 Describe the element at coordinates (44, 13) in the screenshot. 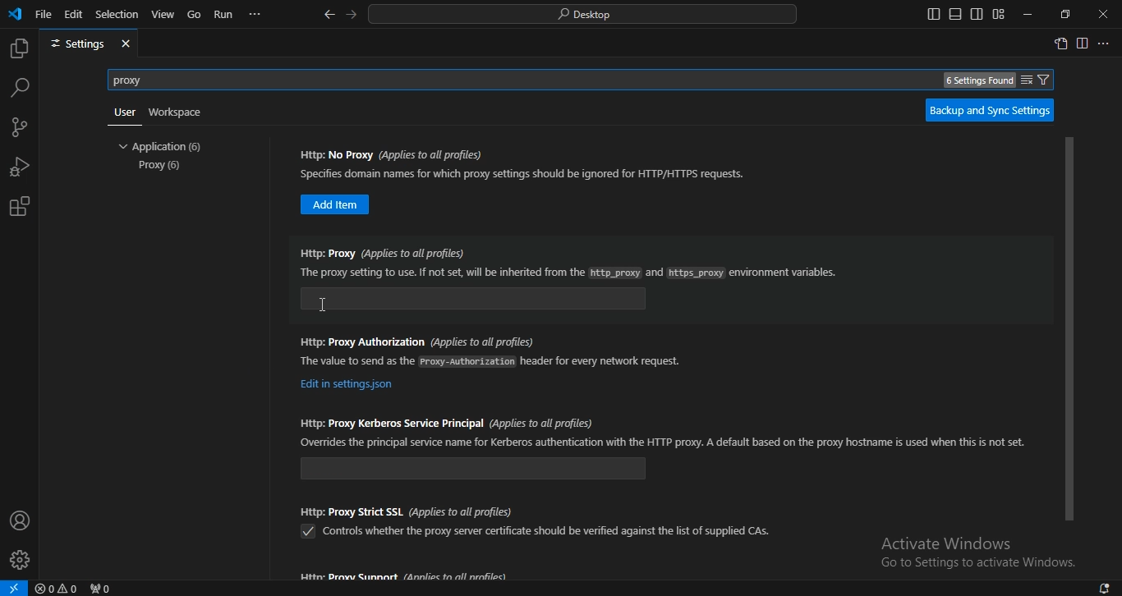

I see `file` at that location.